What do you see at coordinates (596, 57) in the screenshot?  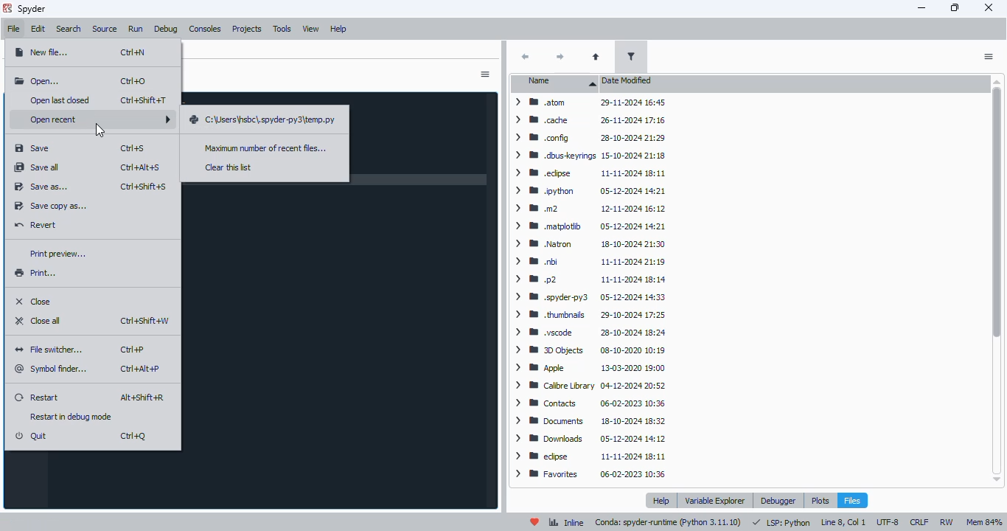 I see `parent` at bounding box center [596, 57].